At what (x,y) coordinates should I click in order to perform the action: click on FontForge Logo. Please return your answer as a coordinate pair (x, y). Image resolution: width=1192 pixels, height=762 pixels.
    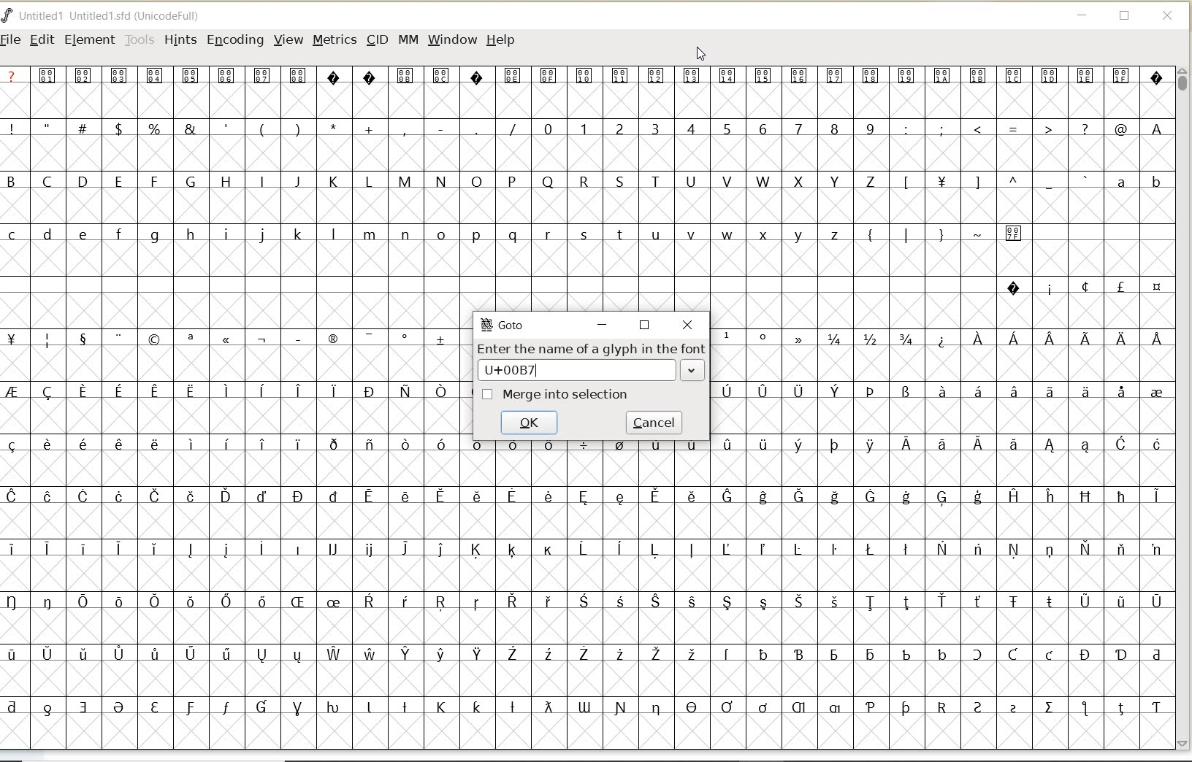
    Looking at the image, I should click on (8, 14).